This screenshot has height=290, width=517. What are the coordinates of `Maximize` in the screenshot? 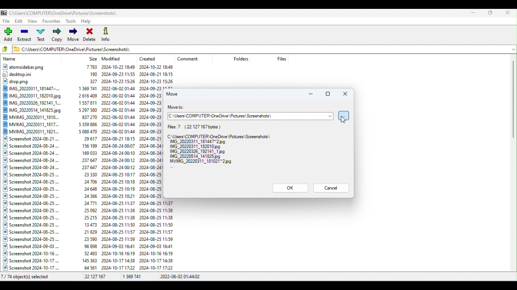 It's located at (327, 95).